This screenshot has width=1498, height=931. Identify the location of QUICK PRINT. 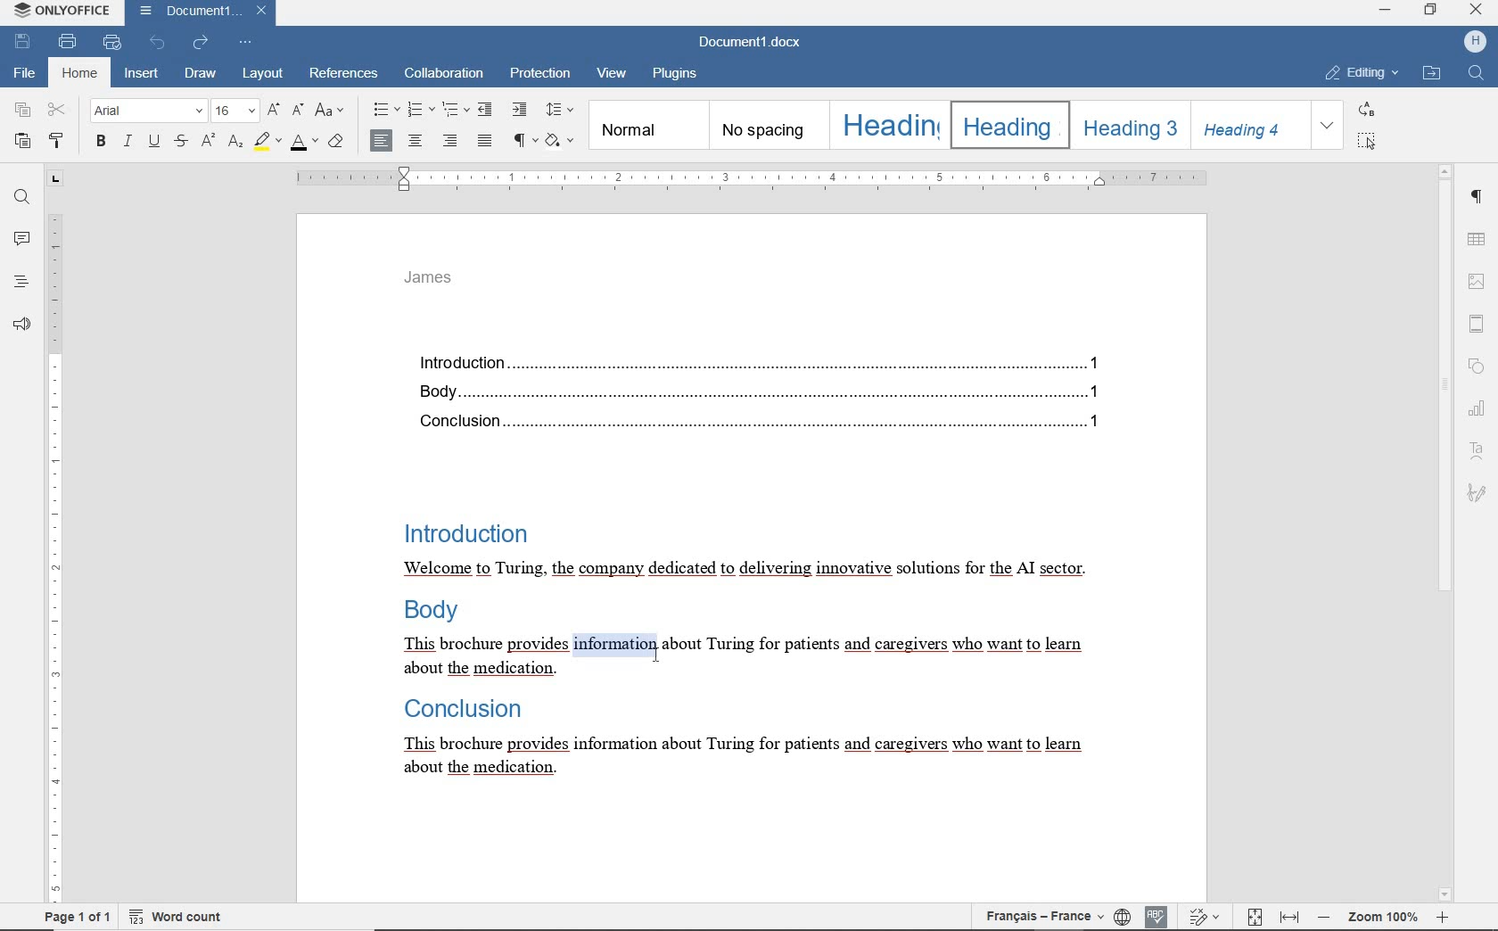
(113, 43).